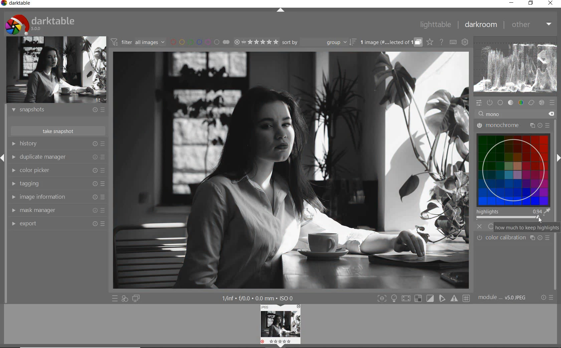  What do you see at coordinates (435, 25) in the screenshot?
I see `lighttable` at bounding box center [435, 25].